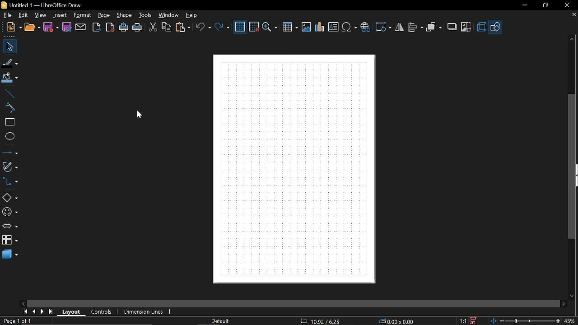  Describe the element at coordinates (9, 122) in the screenshot. I see `rectangle` at that location.